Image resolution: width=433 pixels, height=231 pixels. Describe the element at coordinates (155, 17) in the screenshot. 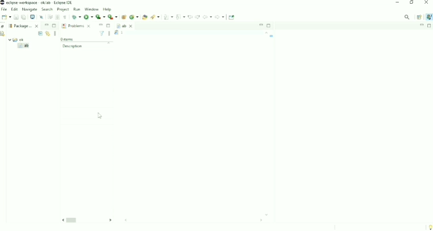

I see `Search` at that location.